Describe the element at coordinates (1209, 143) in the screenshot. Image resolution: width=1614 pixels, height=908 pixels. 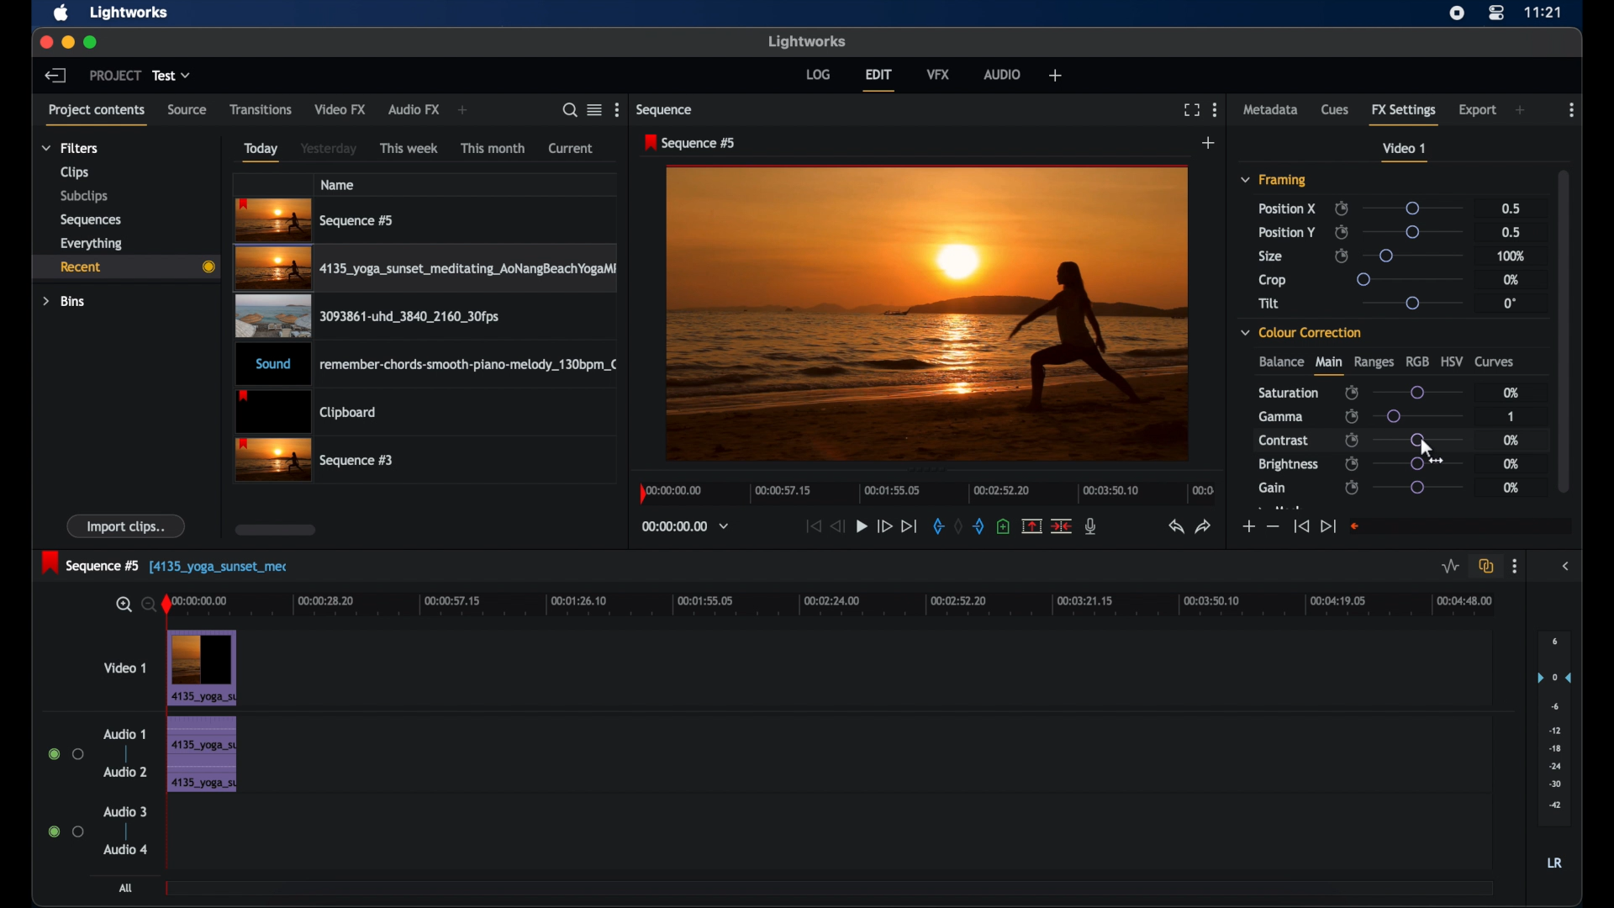
I see `add` at that location.